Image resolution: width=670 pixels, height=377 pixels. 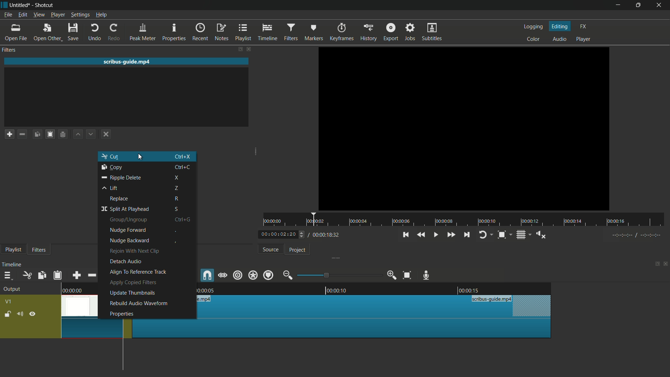 What do you see at coordinates (9, 134) in the screenshot?
I see `add a filter` at bounding box center [9, 134].